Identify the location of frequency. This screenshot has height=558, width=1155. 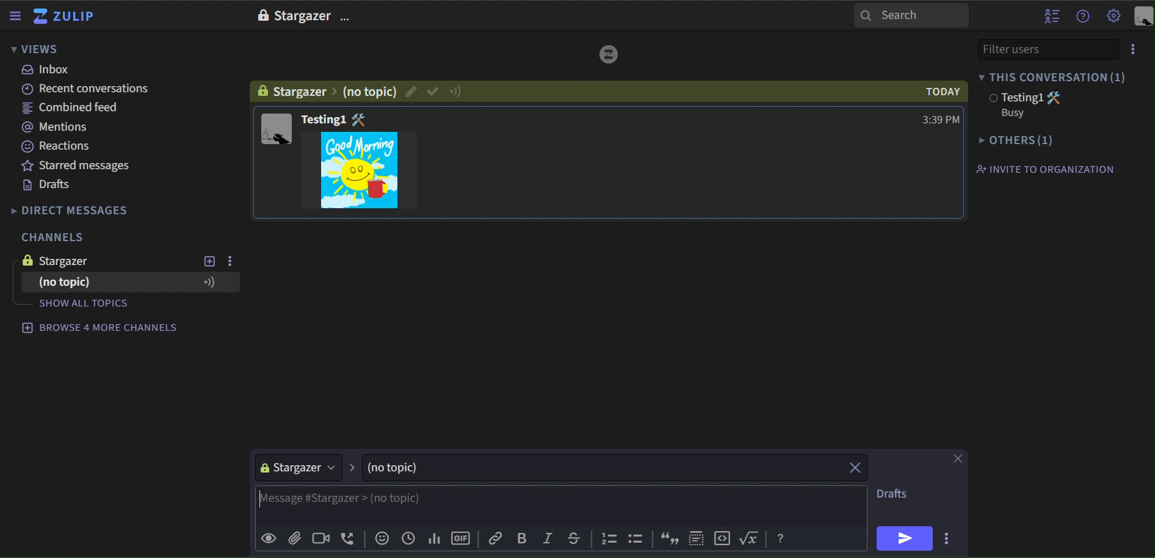
(433, 537).